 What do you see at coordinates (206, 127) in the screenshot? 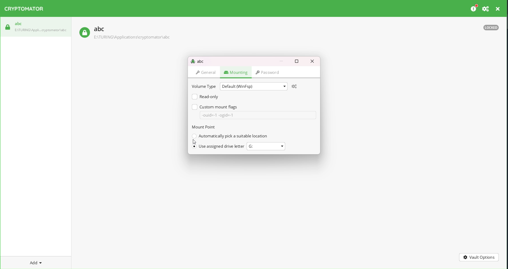
I see `mount point` at bounding box center [206, 127].